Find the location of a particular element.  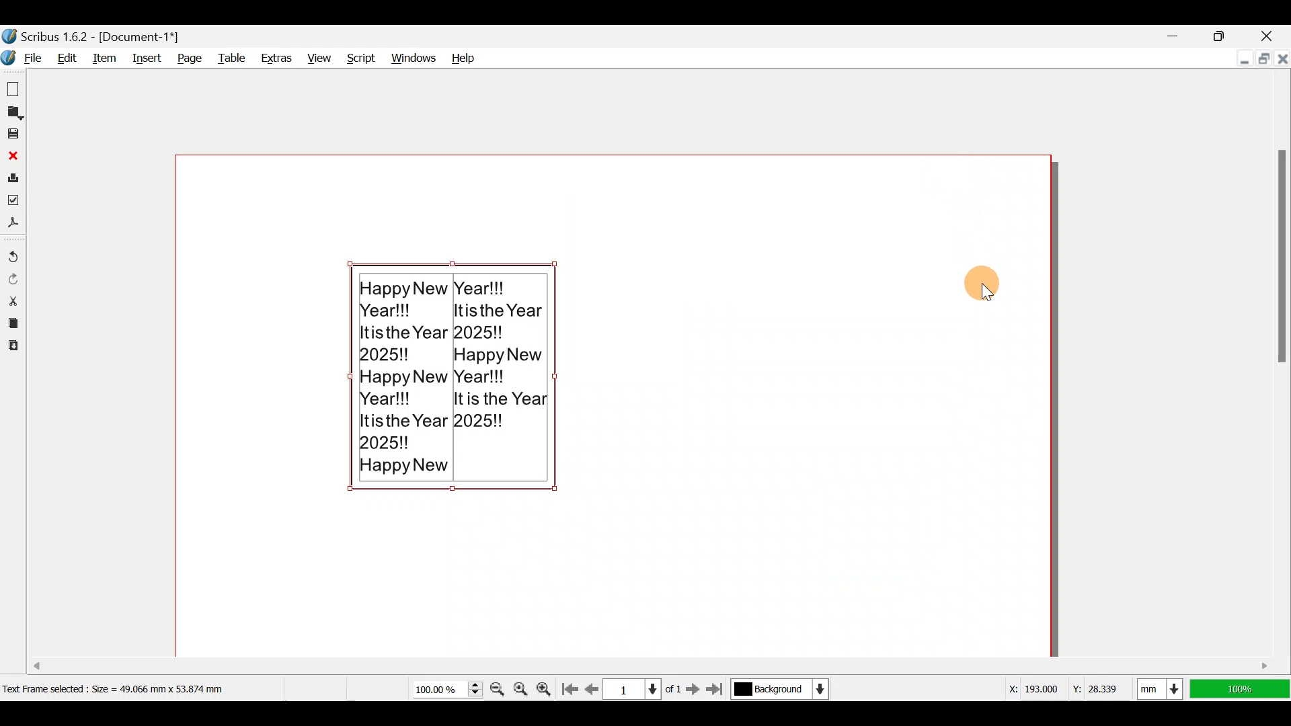

Scroll bar is located at coordinates (540, 662).